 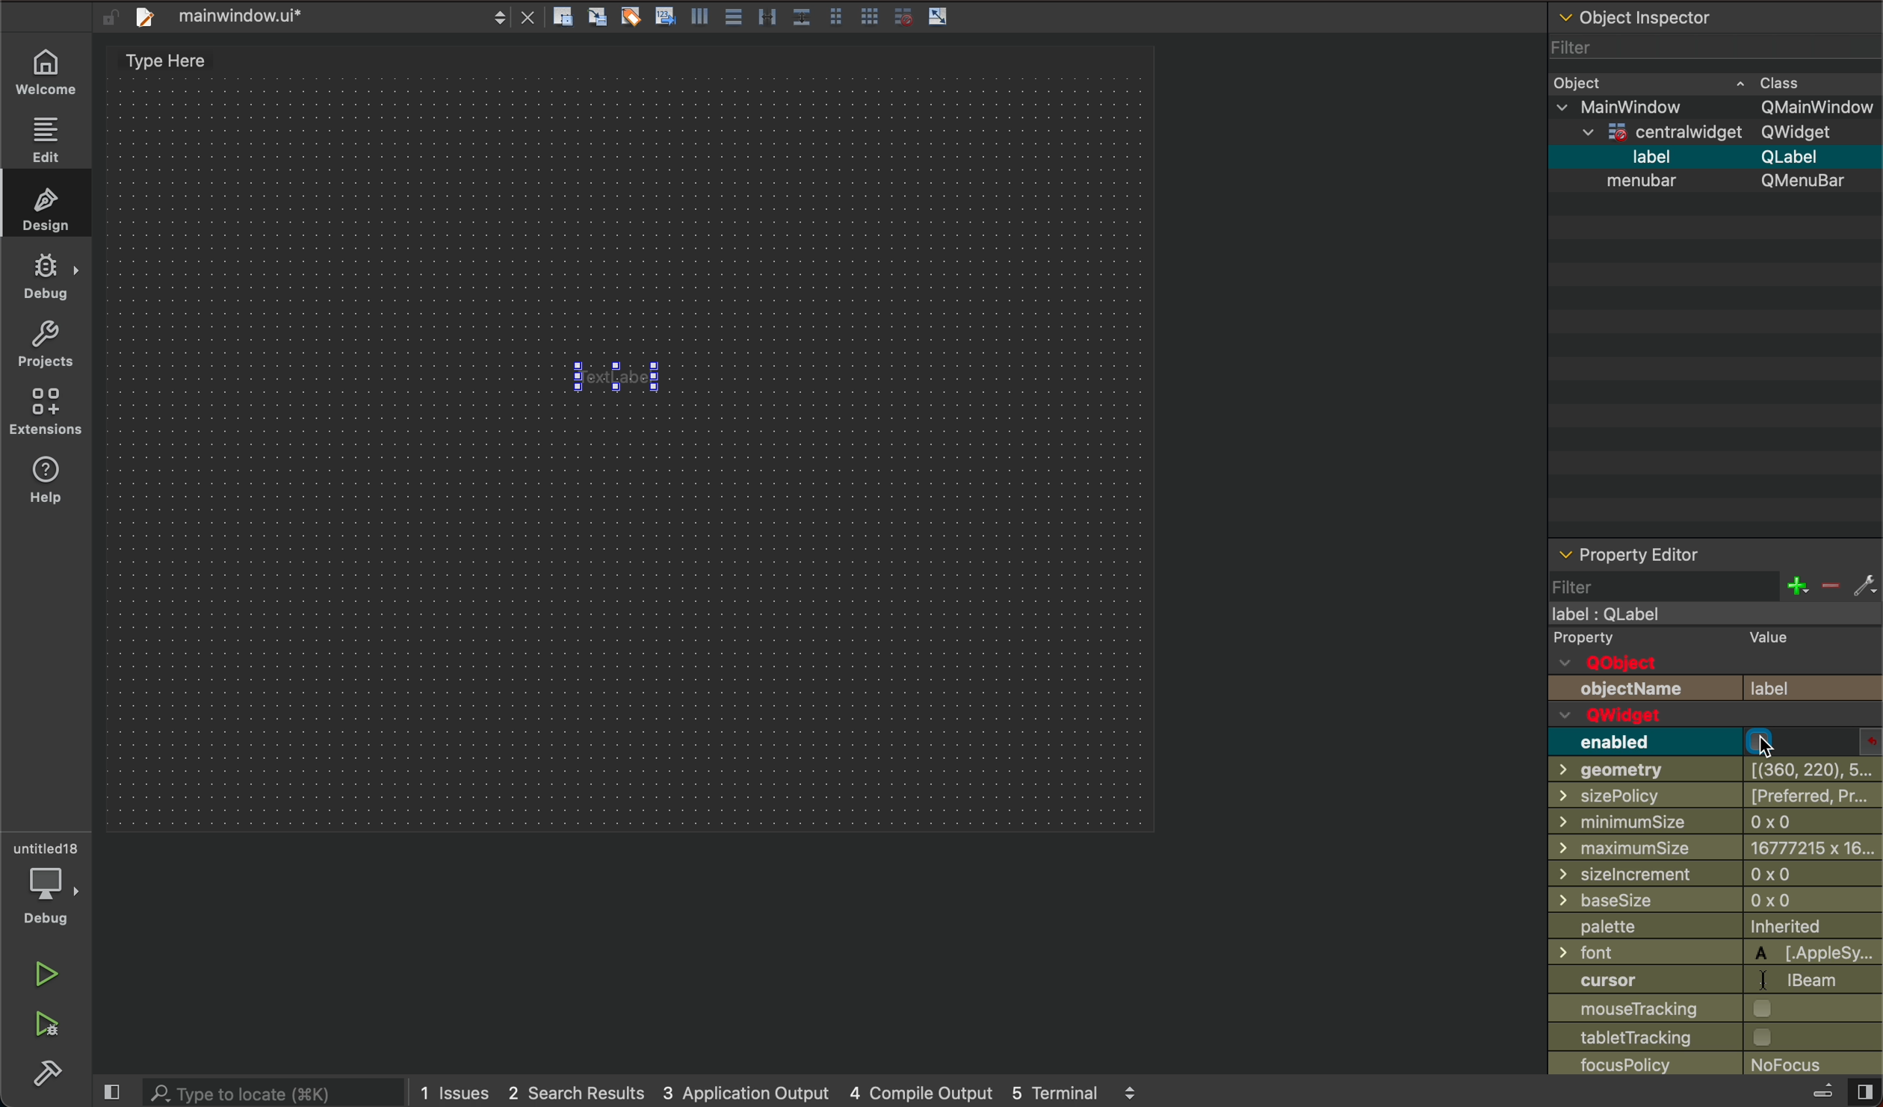 What do you see at coordinates (1808, 769) in the screenshot?
I see `[(360, 220), 5...` at bounding box center [1808, 769].